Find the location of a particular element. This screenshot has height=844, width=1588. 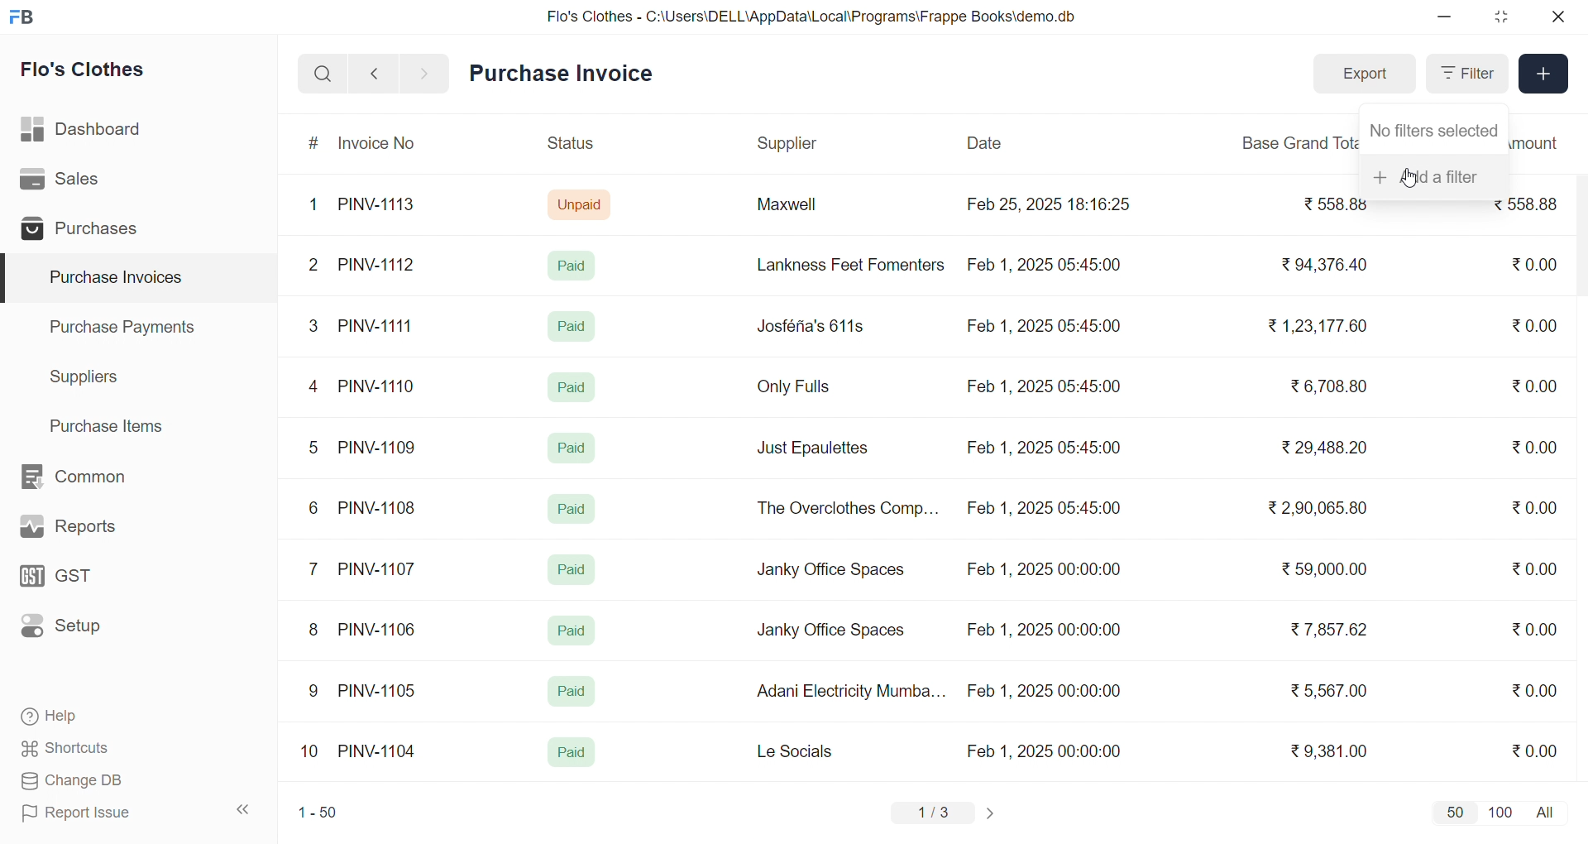

Flo's Clothes is located at coordinates (94, 72).